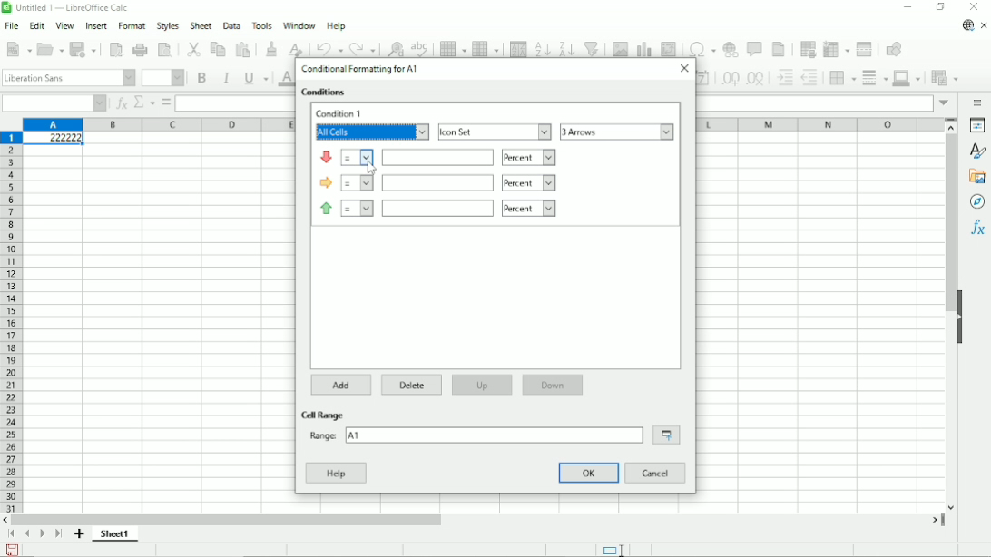 The image size is (991, 557). I want to click on Sort ascending, so click(542, 46).